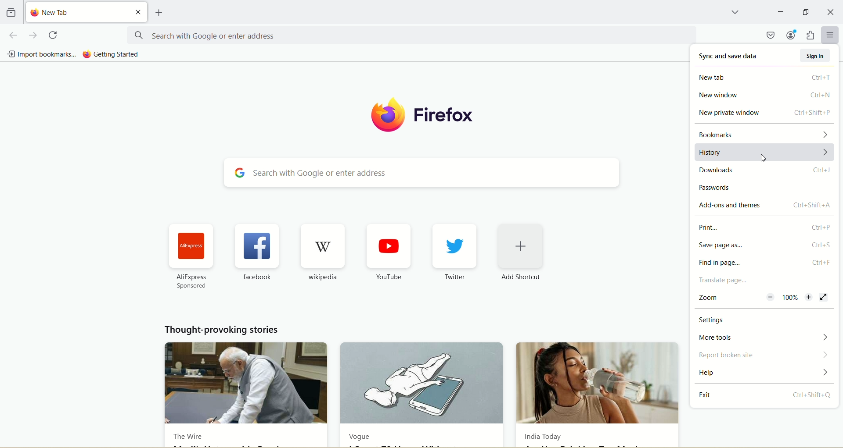  I want to click on Twitter, so click(454, 277).